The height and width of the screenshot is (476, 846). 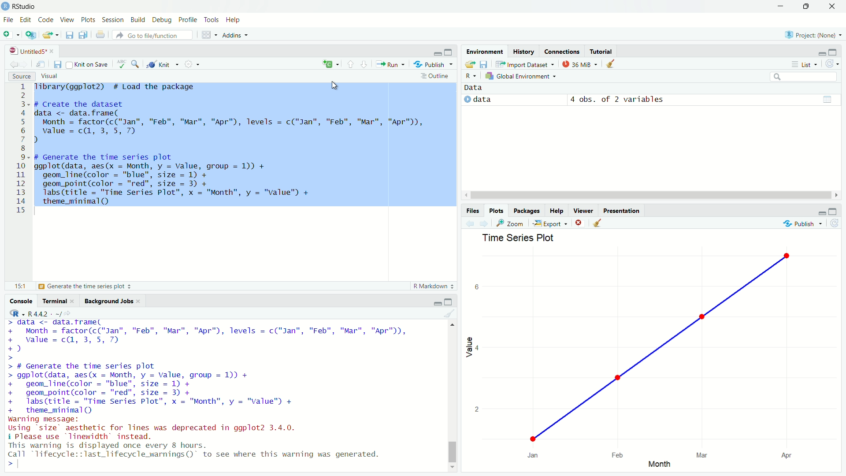 I want to click on open an existing file, so click(x=51, y=34).